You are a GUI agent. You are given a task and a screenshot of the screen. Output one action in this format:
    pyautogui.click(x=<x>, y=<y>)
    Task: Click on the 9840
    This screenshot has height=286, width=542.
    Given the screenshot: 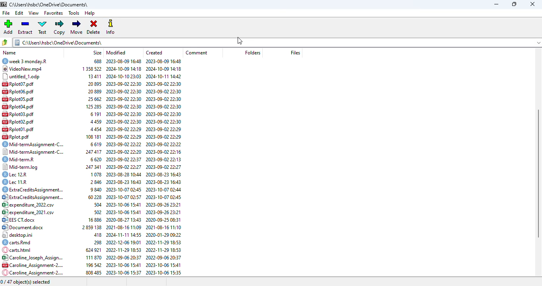 What is the action you would take?
    pyautogui.click(x=95, y=189)
    